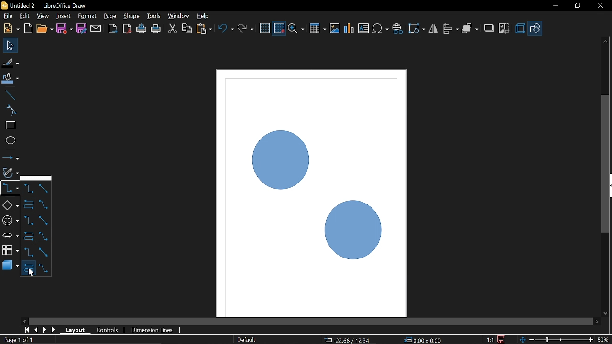 This screenshot has width=612, height=344. What do you see at coordinates (11, 29) in the screenshot?
I see `New` at bounding box center [11, 29].